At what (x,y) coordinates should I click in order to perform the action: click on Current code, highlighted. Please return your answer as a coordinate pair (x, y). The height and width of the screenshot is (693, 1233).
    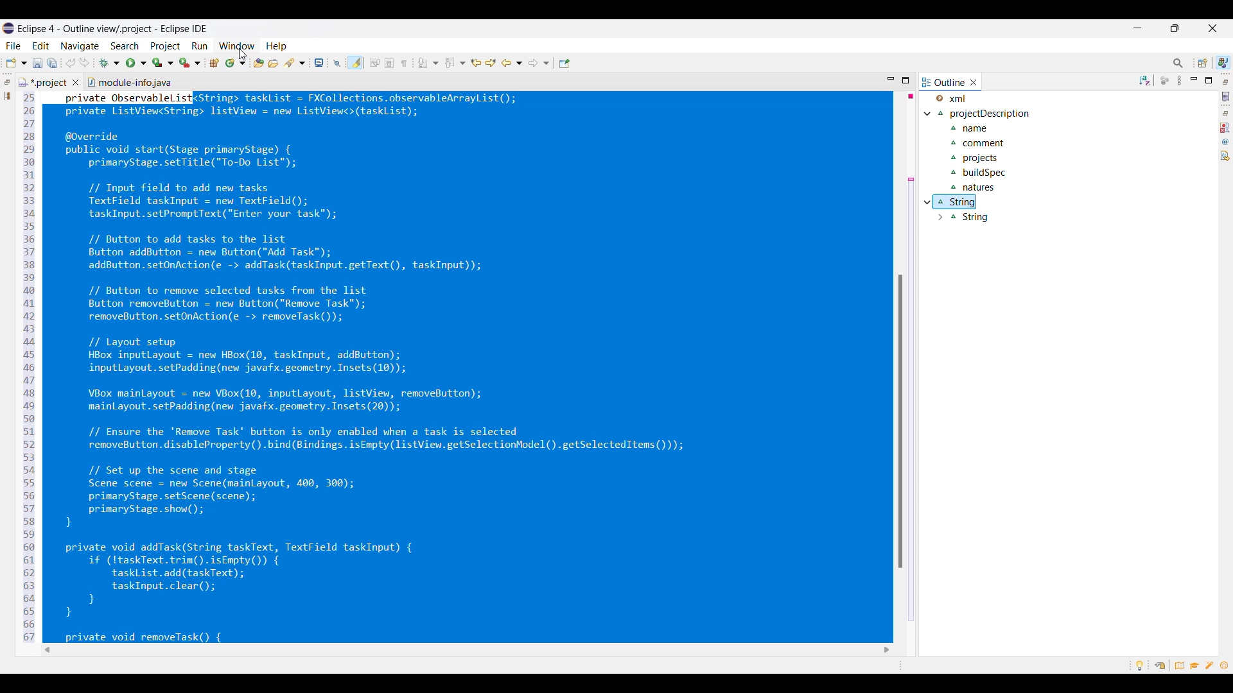
    Looking at the image, I should click on (453, 366).